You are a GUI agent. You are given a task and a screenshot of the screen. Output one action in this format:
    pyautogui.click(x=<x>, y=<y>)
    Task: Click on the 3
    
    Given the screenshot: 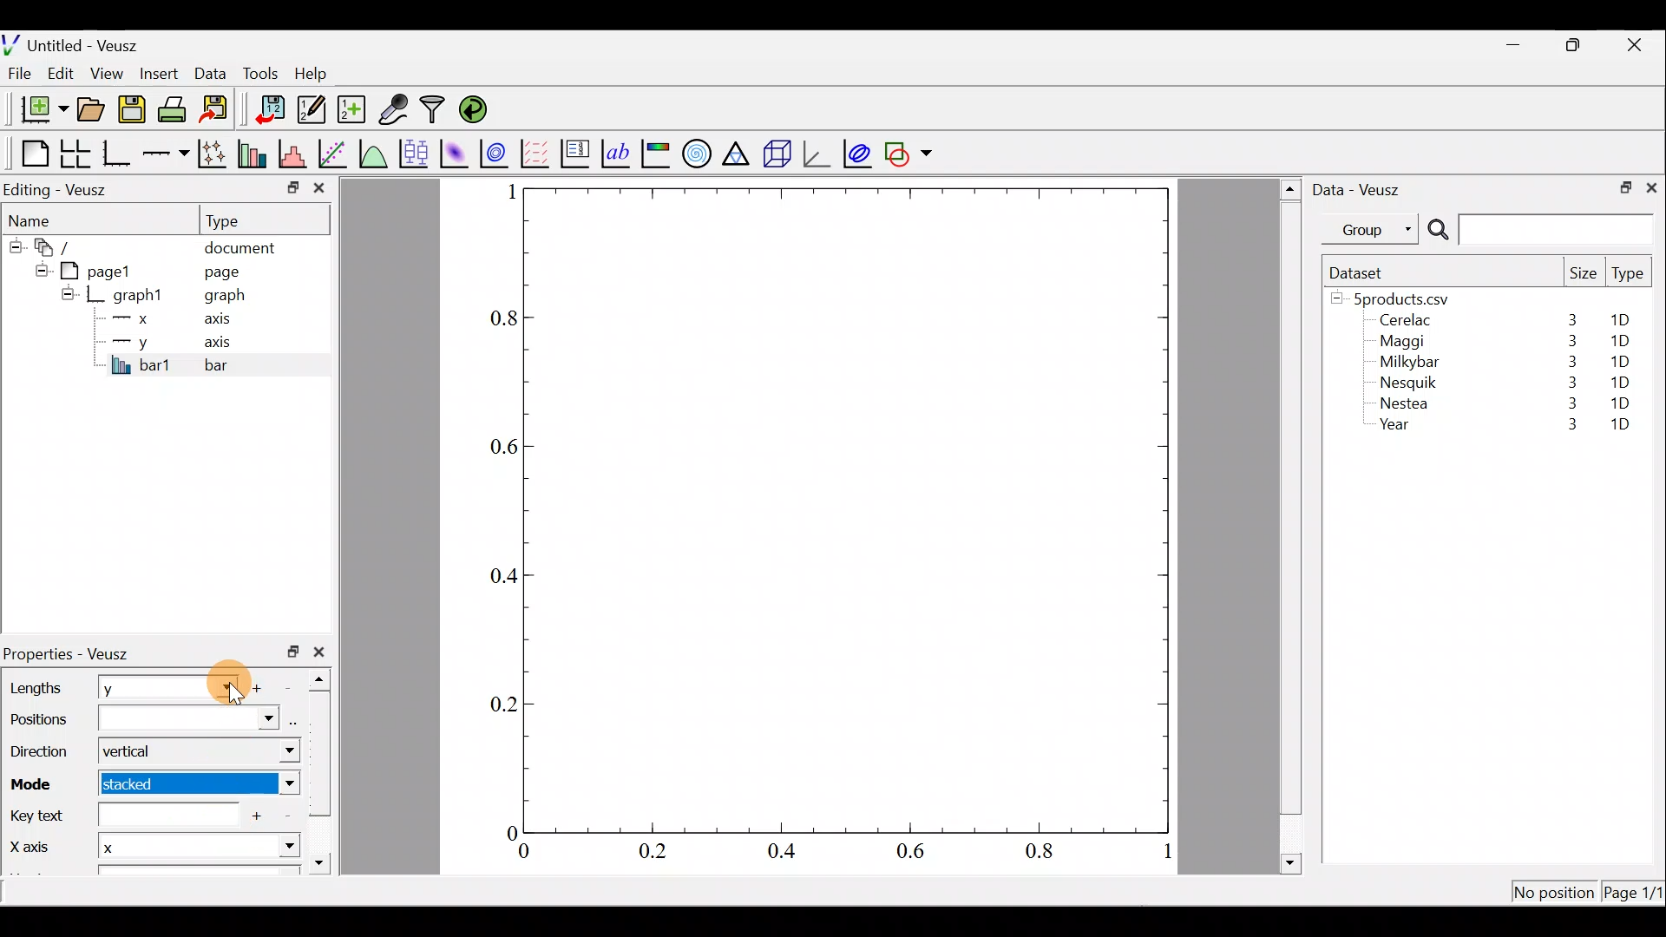 What is the action you would take?
    pyautogui.click(x=1571, y=319)
    